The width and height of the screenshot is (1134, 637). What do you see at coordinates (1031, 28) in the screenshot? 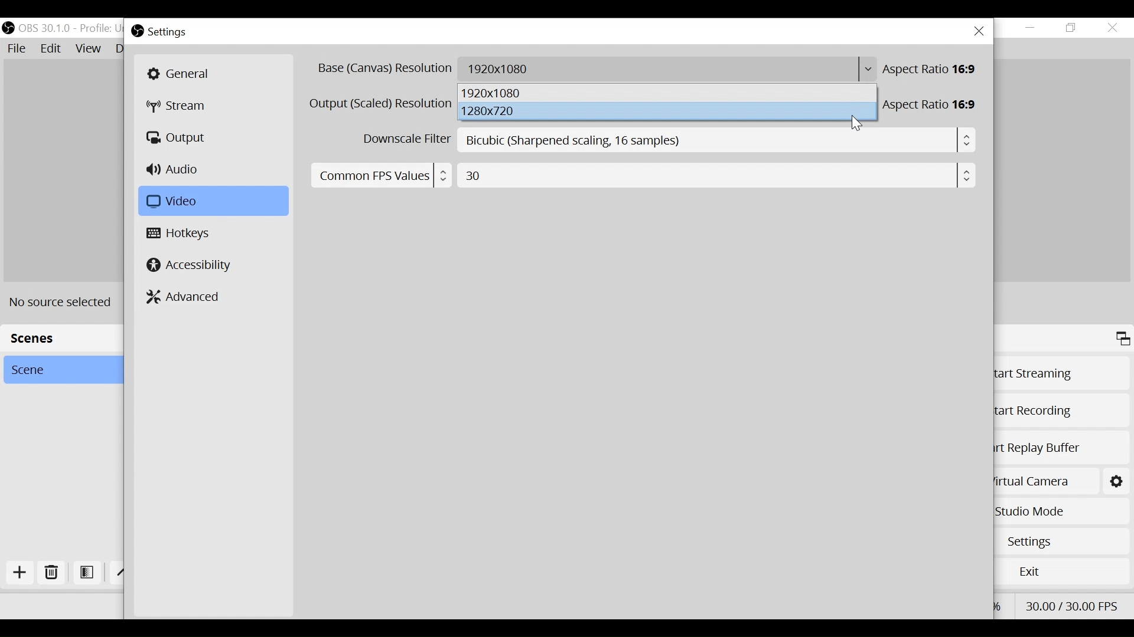
I see `minimize` at bounding box center [1031, 28].